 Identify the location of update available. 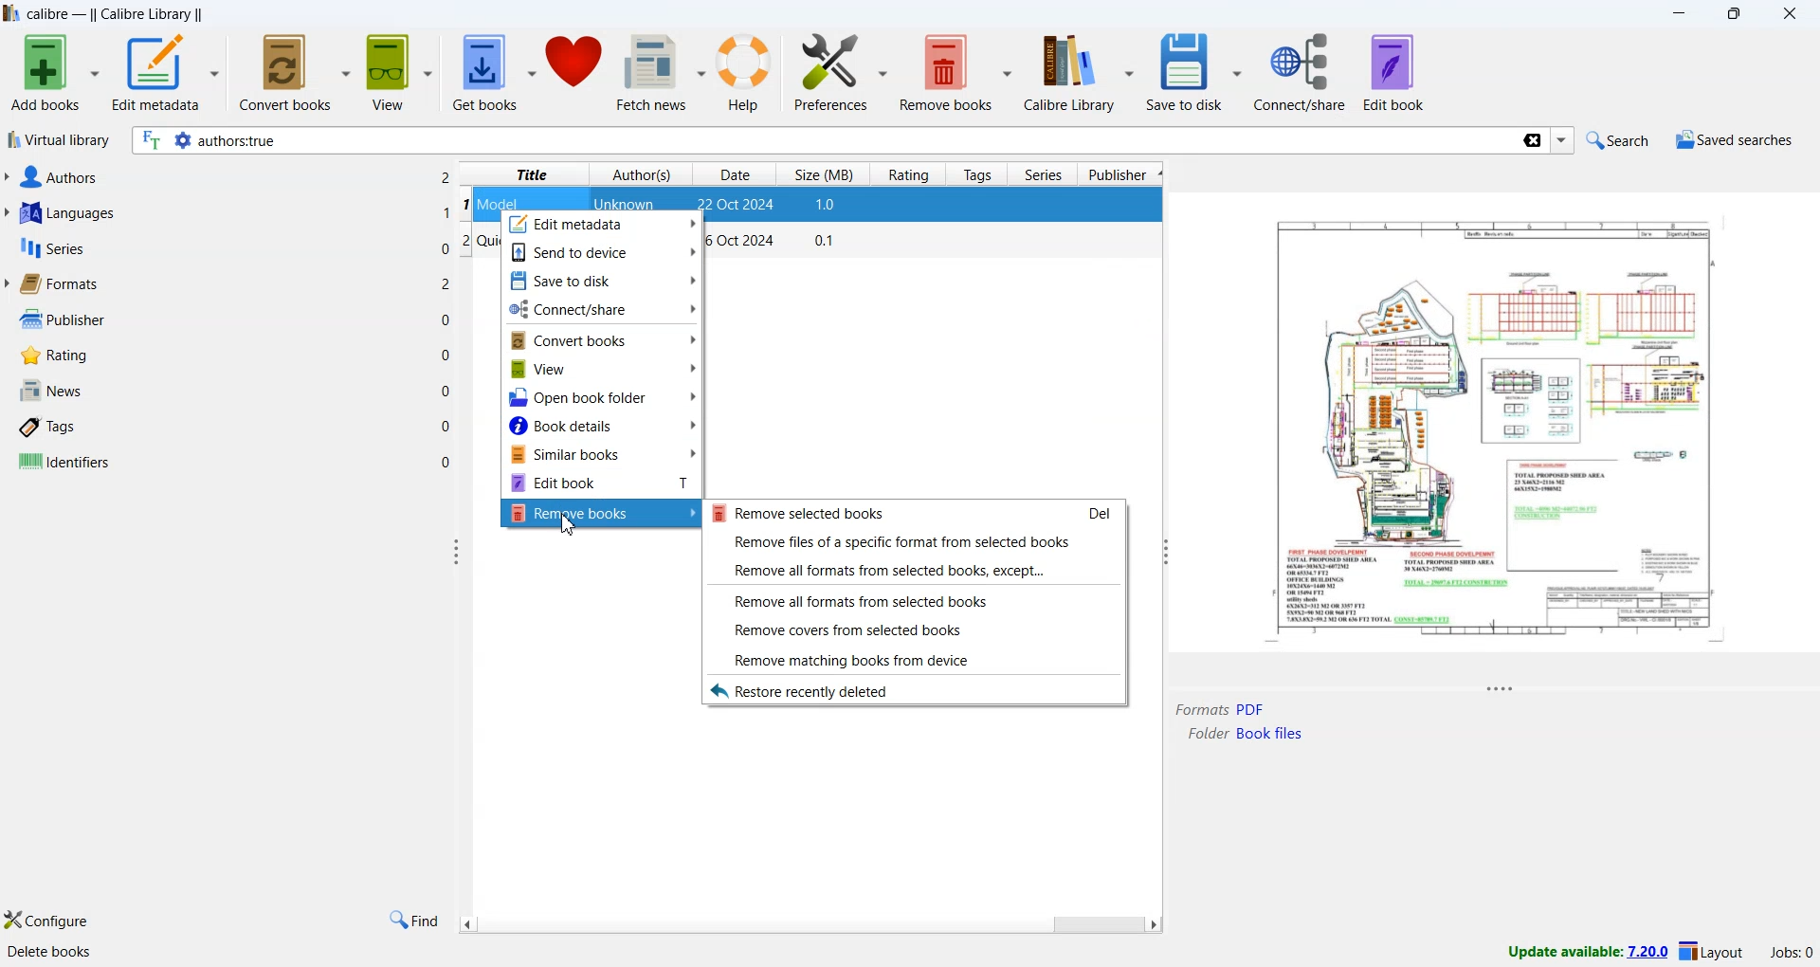
(1578, 952).